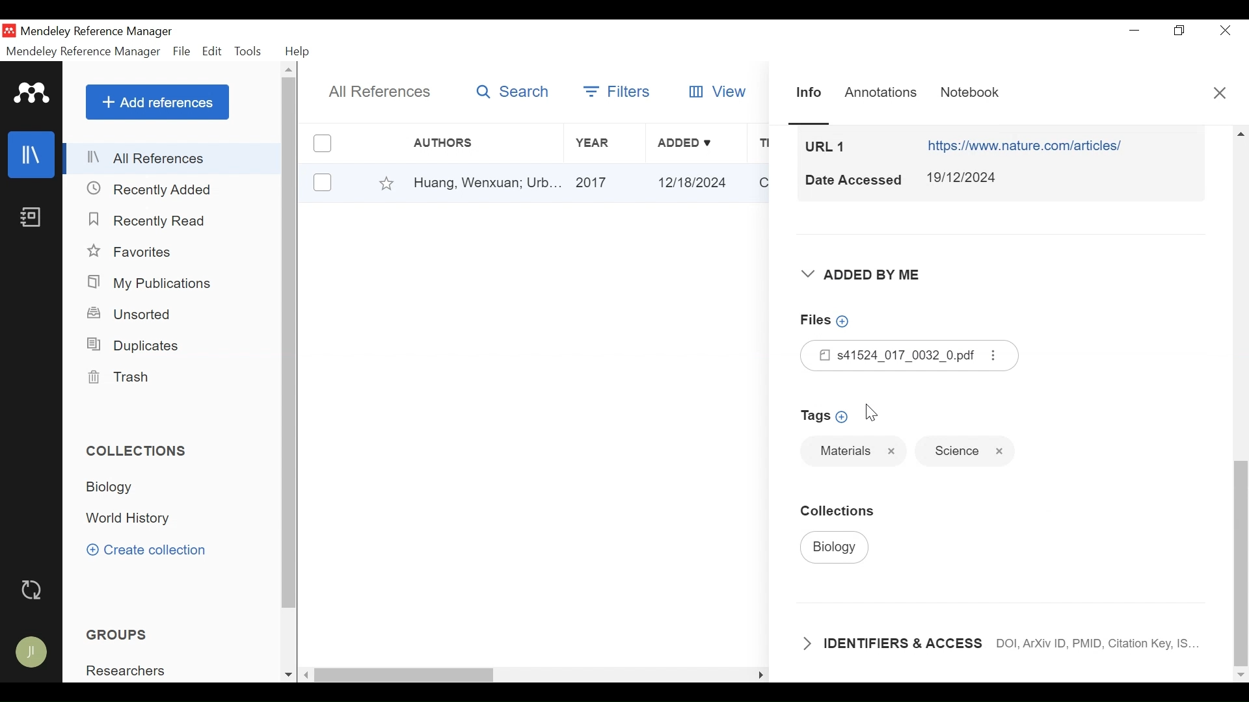  What do you see at coordinates (131, 314) in the screenshot?
I see `Unsorted` at bounding box center [131, 314].